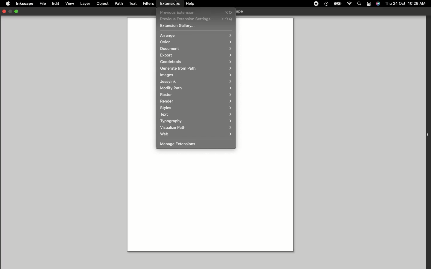  Describe the element at coordinates (9, 4) in the screenshot. I see `Apple logo` at that location.